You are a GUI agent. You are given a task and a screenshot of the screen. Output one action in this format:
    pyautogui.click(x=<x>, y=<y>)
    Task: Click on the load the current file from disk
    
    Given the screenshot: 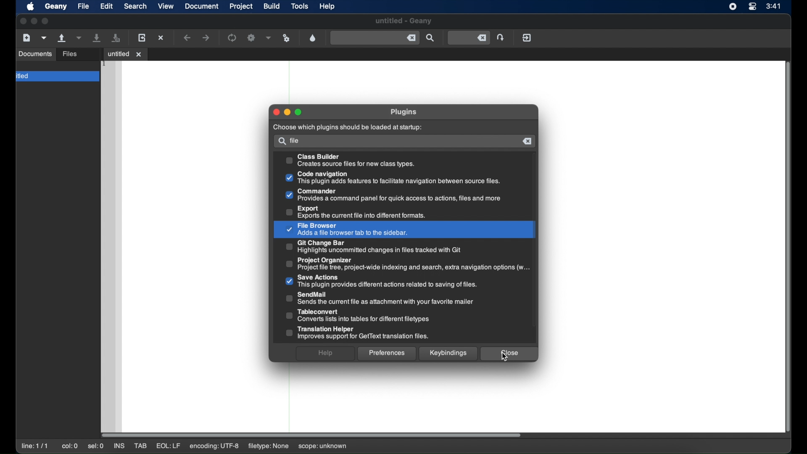 What is the action you would take?
    pyautogui.click(x=142, y=38)
    